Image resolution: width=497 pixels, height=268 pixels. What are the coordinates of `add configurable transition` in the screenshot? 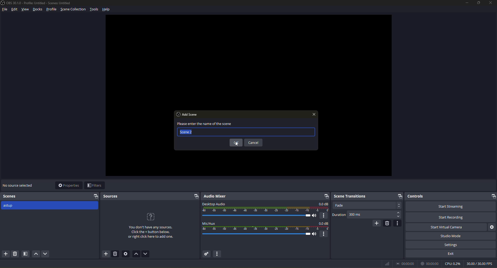 It's located at (377, 223).